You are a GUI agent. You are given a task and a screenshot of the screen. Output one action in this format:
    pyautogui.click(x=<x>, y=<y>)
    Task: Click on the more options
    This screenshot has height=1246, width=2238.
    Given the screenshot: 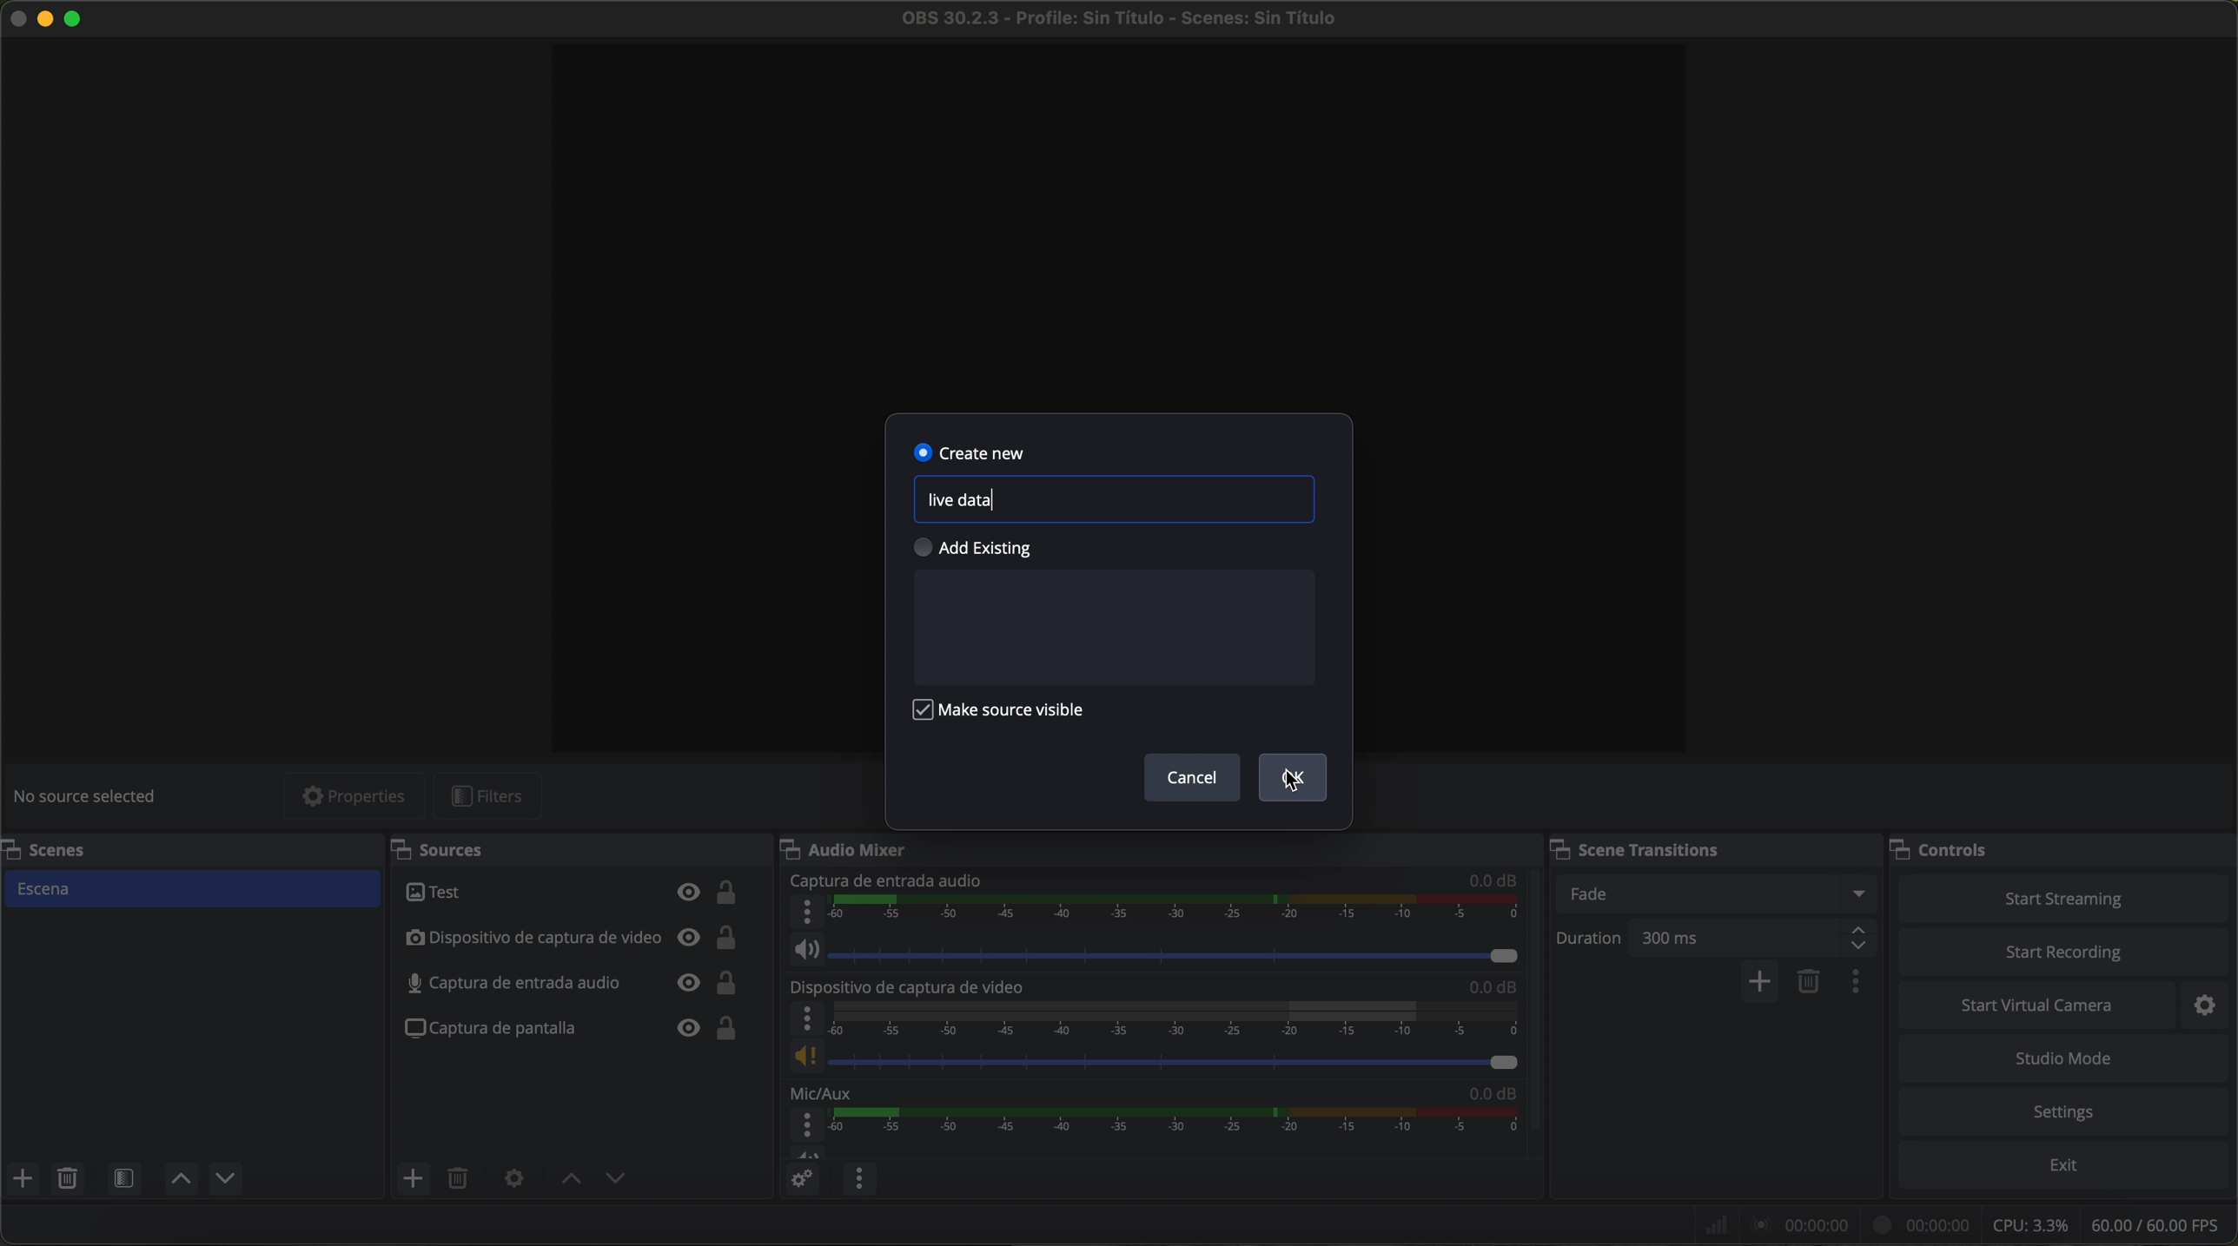 What is the action you would take?
    pyautogui.click(x=804, y=913)
    